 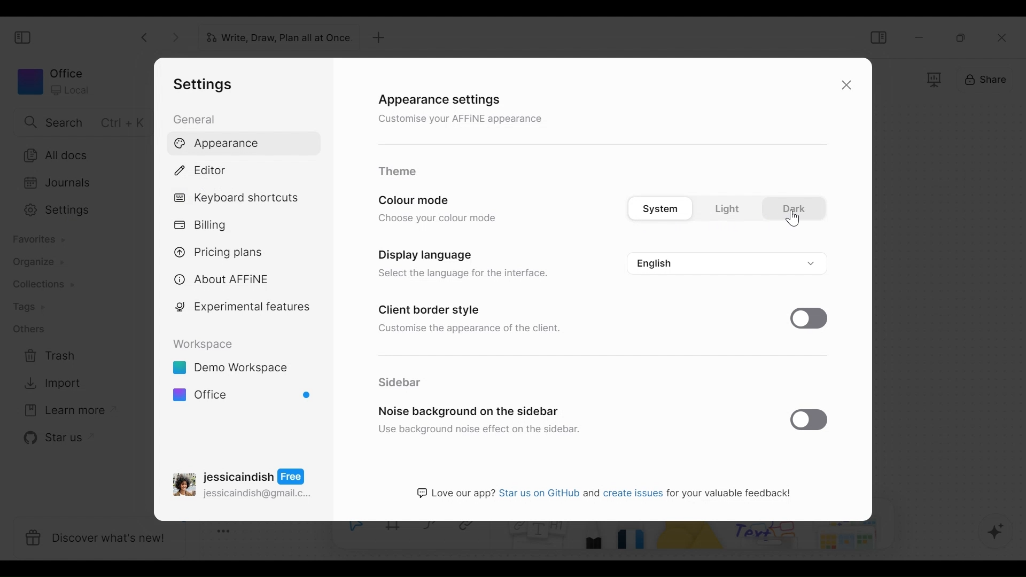 What do you see at coordinates (536, 536) in the screenshot?
I see `Note` at bounding box center [536, 536].